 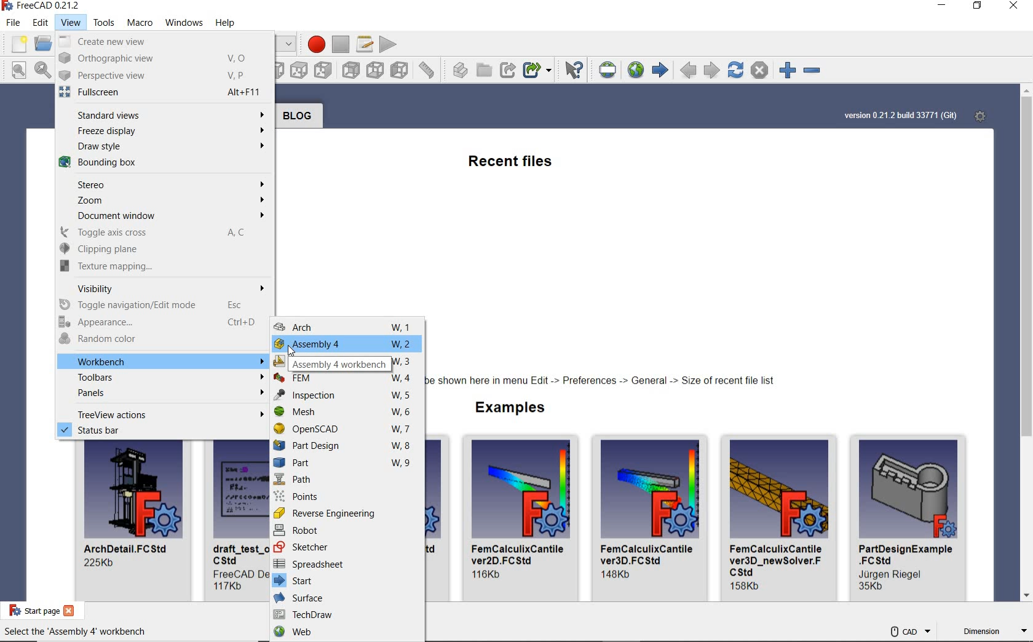 I want to click on cursor, so click(x=291, y=352).